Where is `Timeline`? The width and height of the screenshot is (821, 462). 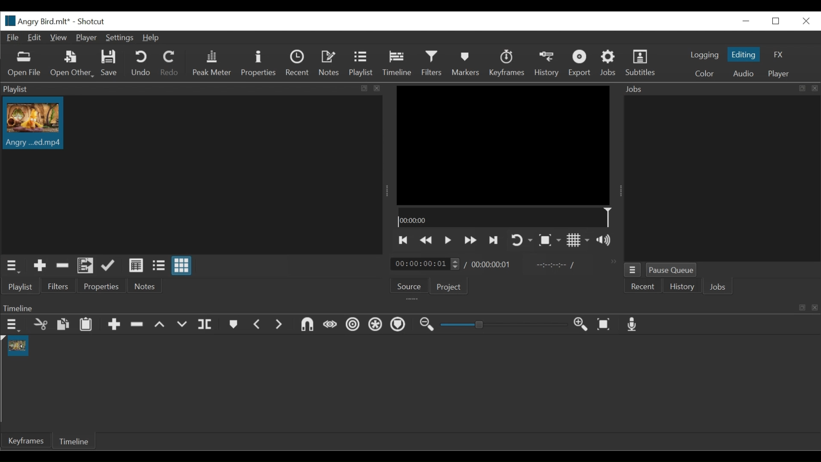 Timeline is located at coordinates (76, 442).